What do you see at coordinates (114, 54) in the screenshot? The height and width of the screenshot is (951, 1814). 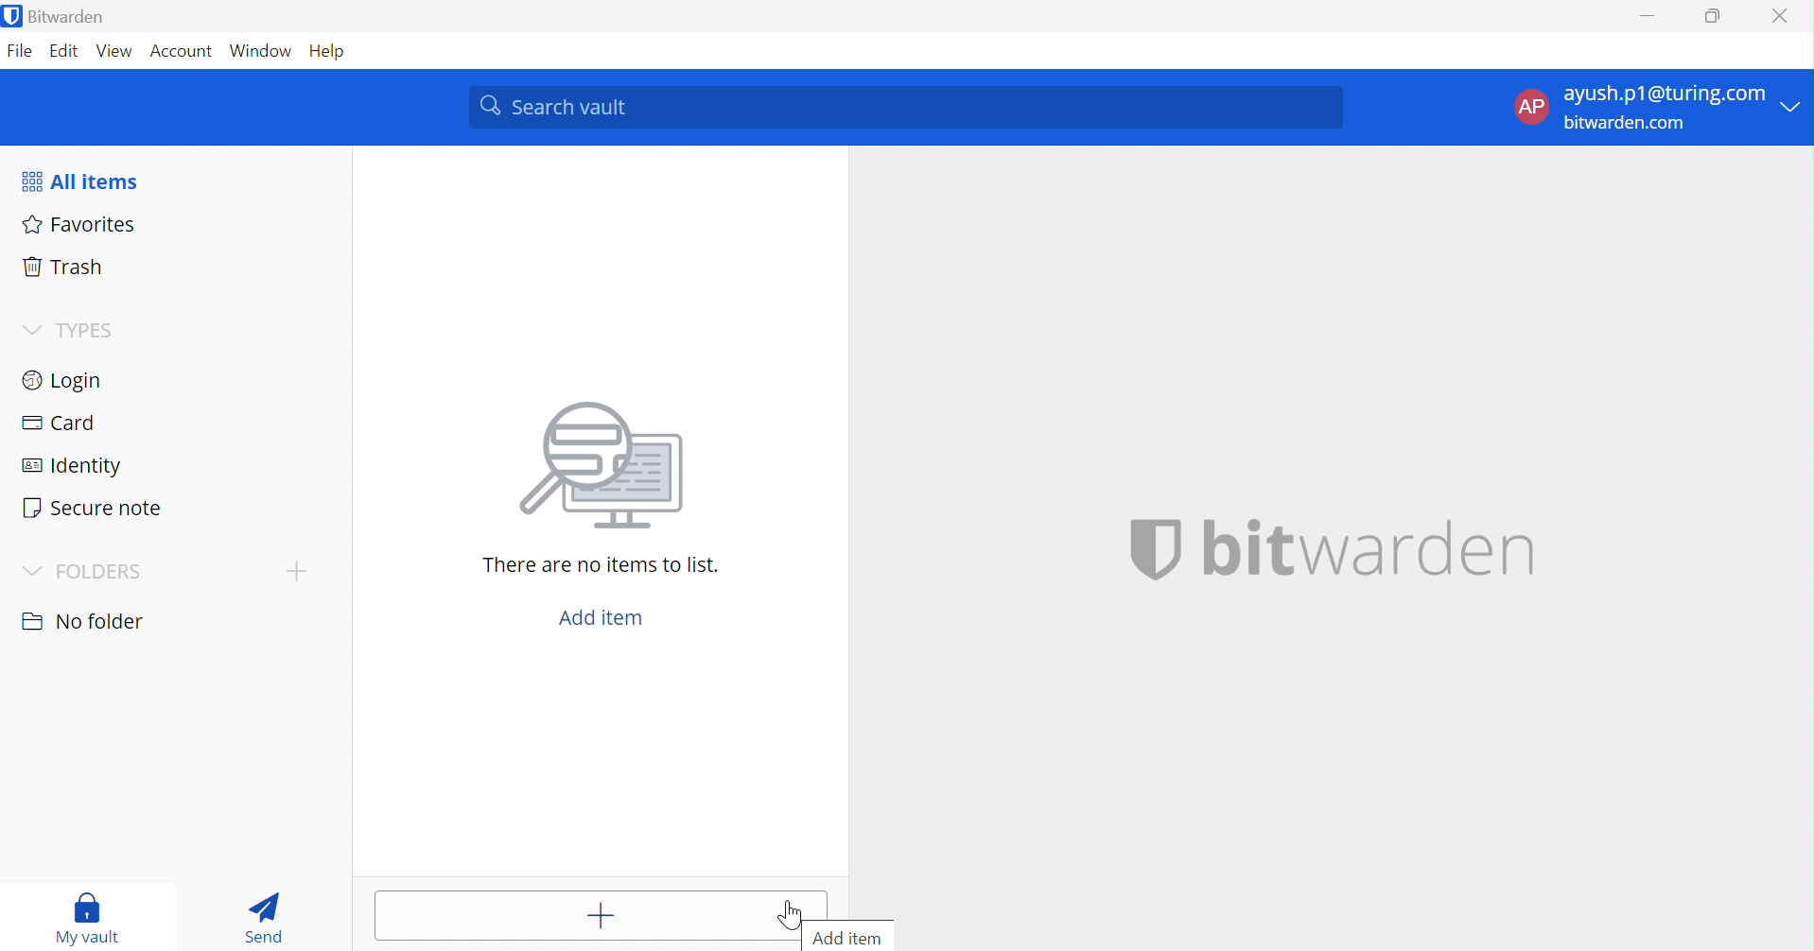 I see `View` at bounding box center [114, 54].